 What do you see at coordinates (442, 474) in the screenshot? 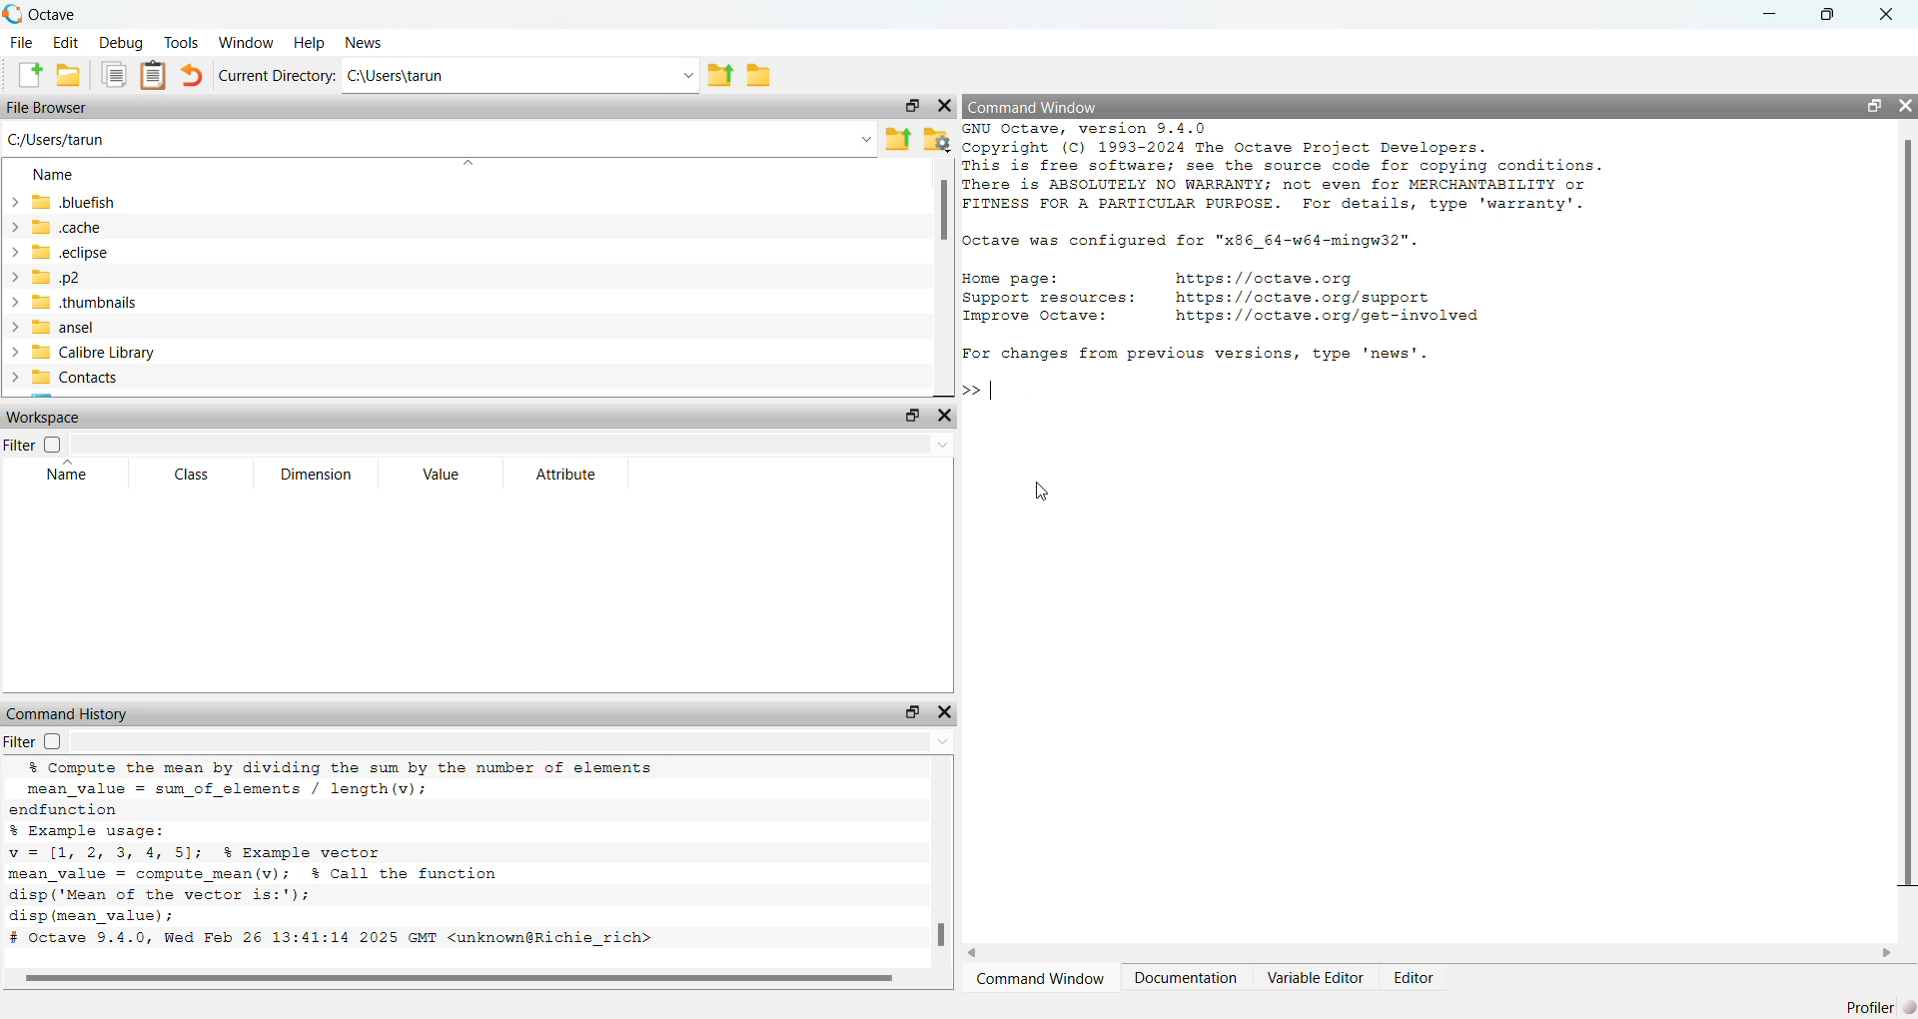
I see `Value` at bounding box center [442, 474].